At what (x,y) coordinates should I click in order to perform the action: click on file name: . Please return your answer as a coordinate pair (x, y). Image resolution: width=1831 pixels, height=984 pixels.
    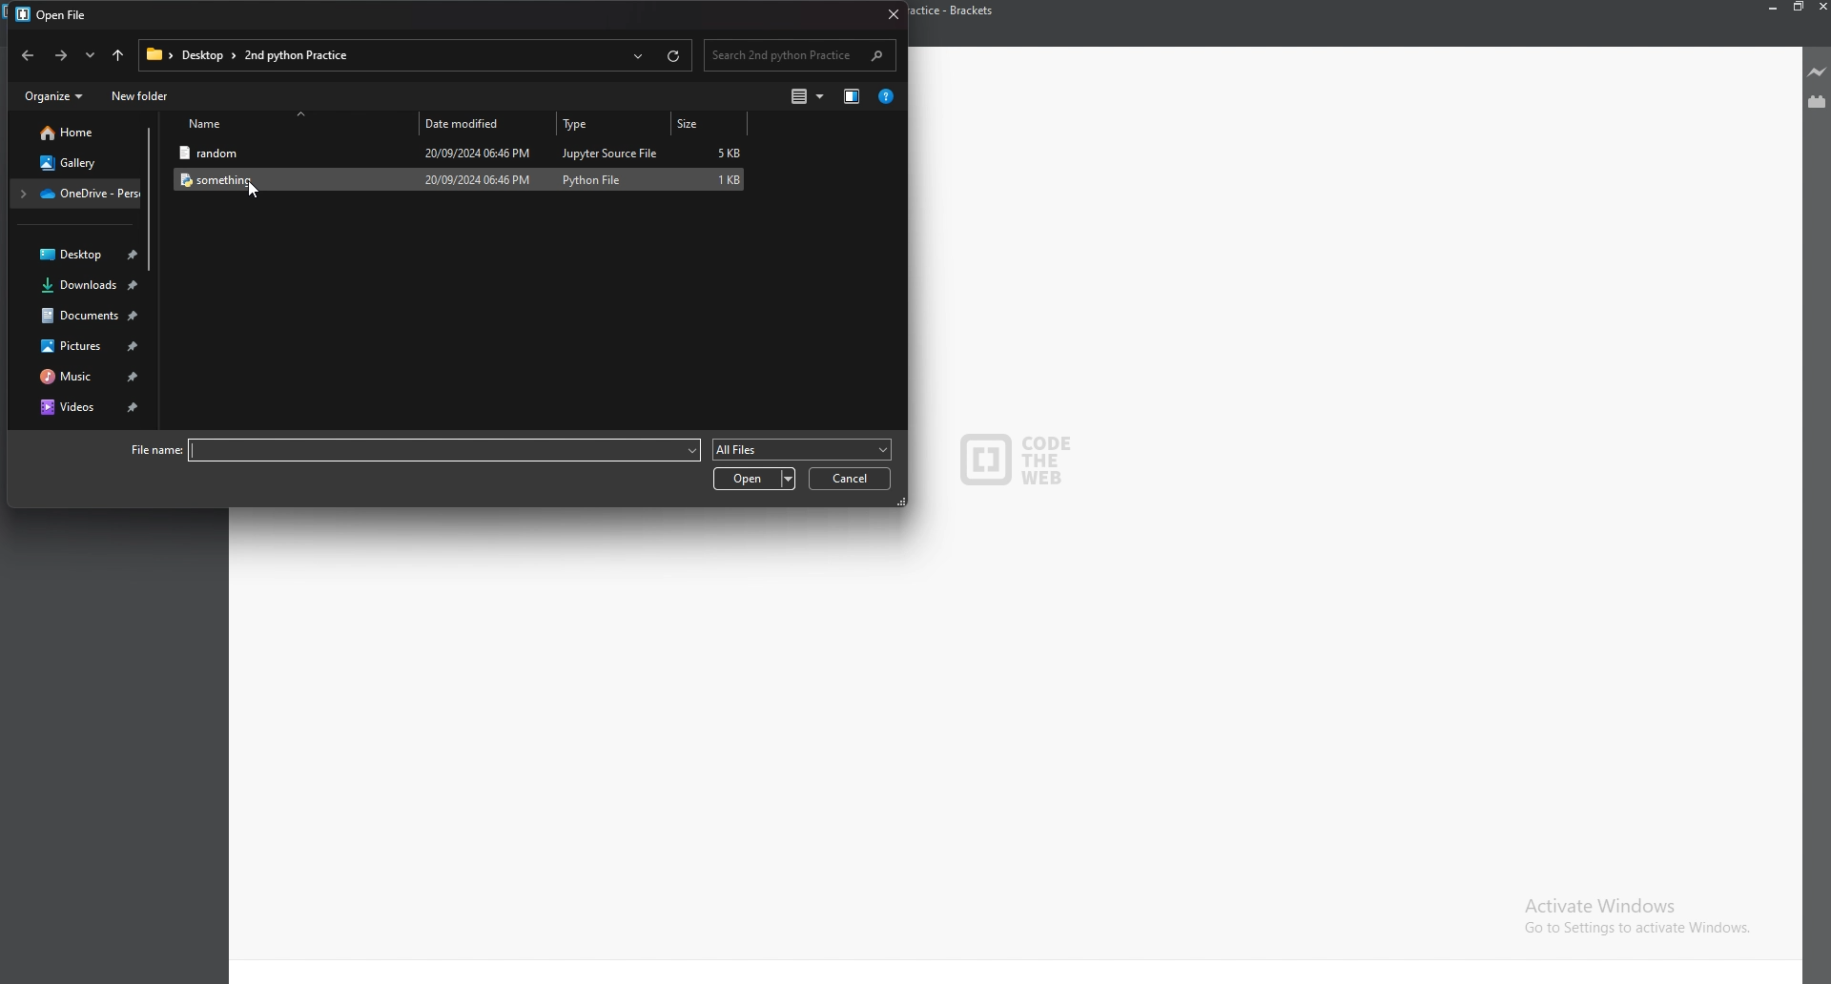
    Looking at the image, I should click on (411, 451).